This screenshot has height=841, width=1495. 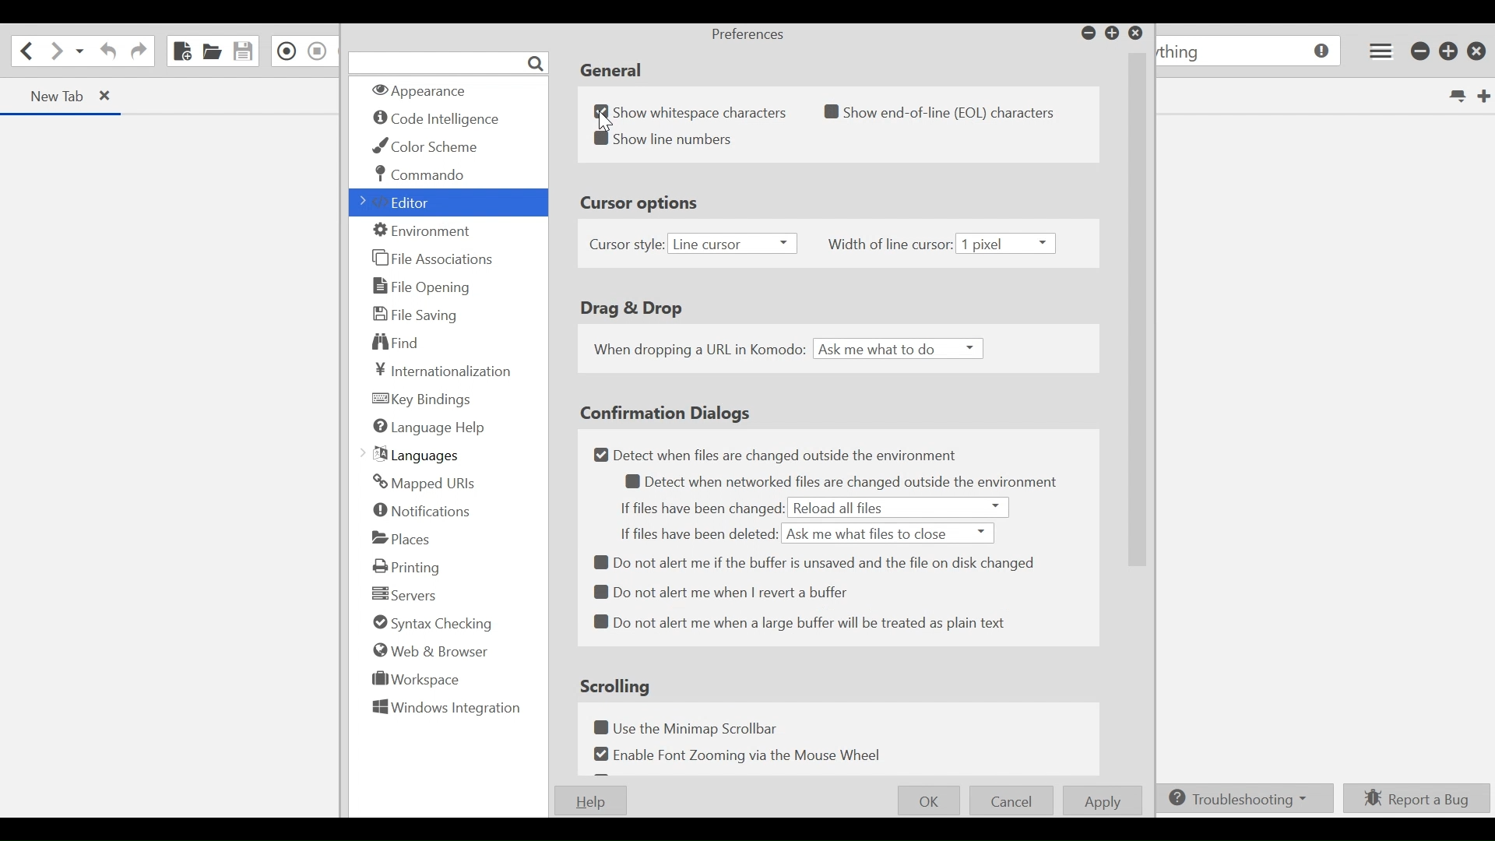 I want to click on Find, so click(x=403, y=343).